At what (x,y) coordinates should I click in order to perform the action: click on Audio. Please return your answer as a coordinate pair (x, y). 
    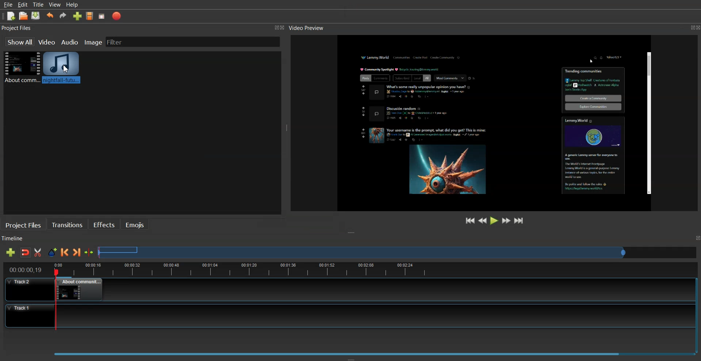
    Looking at the image, I should click on (70, 42).